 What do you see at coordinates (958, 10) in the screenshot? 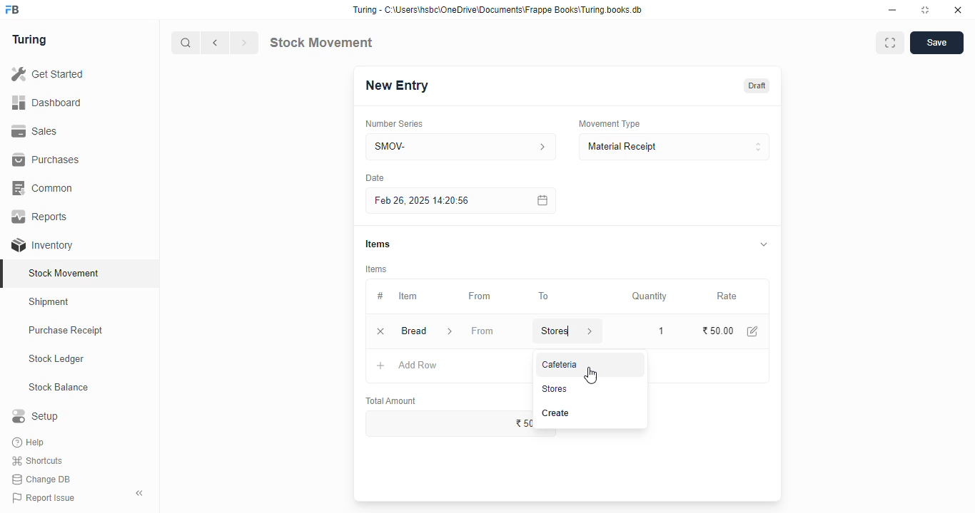
I see `close` at bounding box center [958, 10].